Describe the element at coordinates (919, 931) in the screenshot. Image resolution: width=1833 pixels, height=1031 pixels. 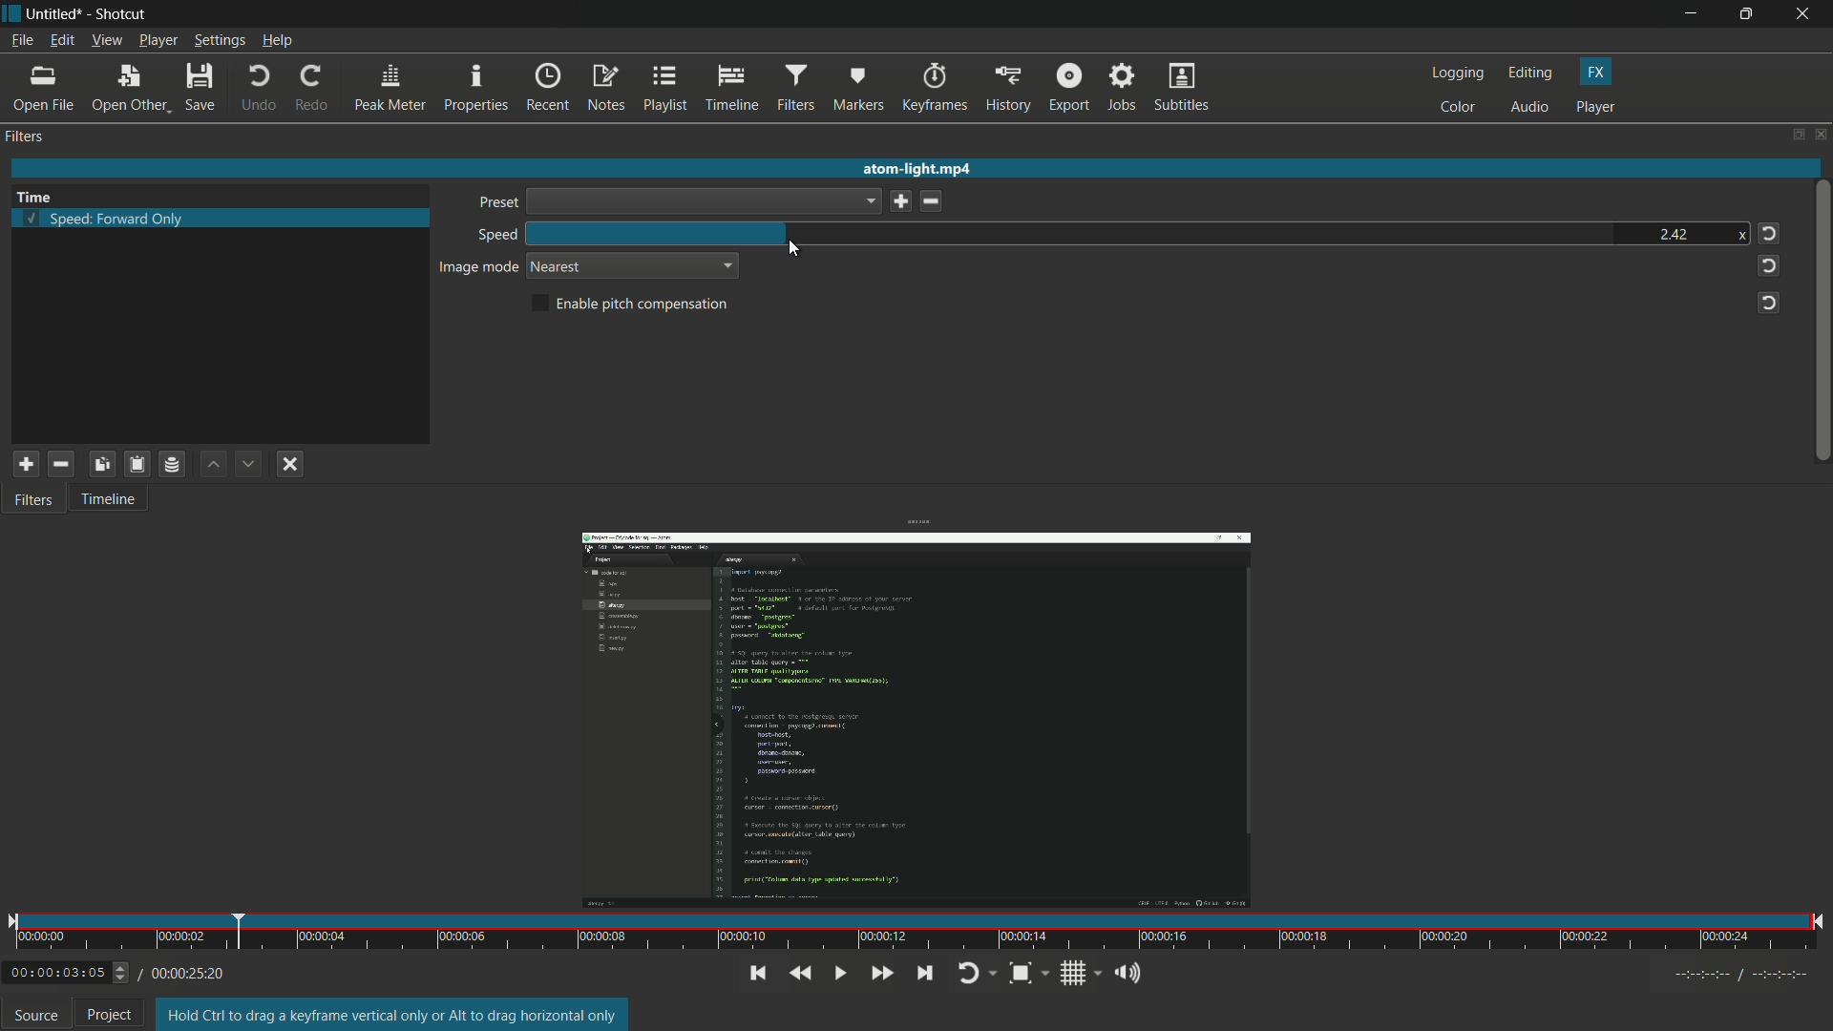
I see `time` at that location.